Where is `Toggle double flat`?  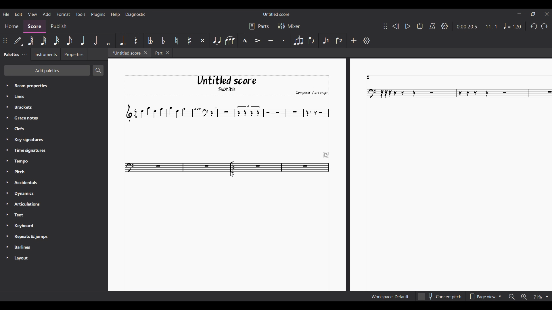
Toggle double flat is located at coordinates (149, 40).